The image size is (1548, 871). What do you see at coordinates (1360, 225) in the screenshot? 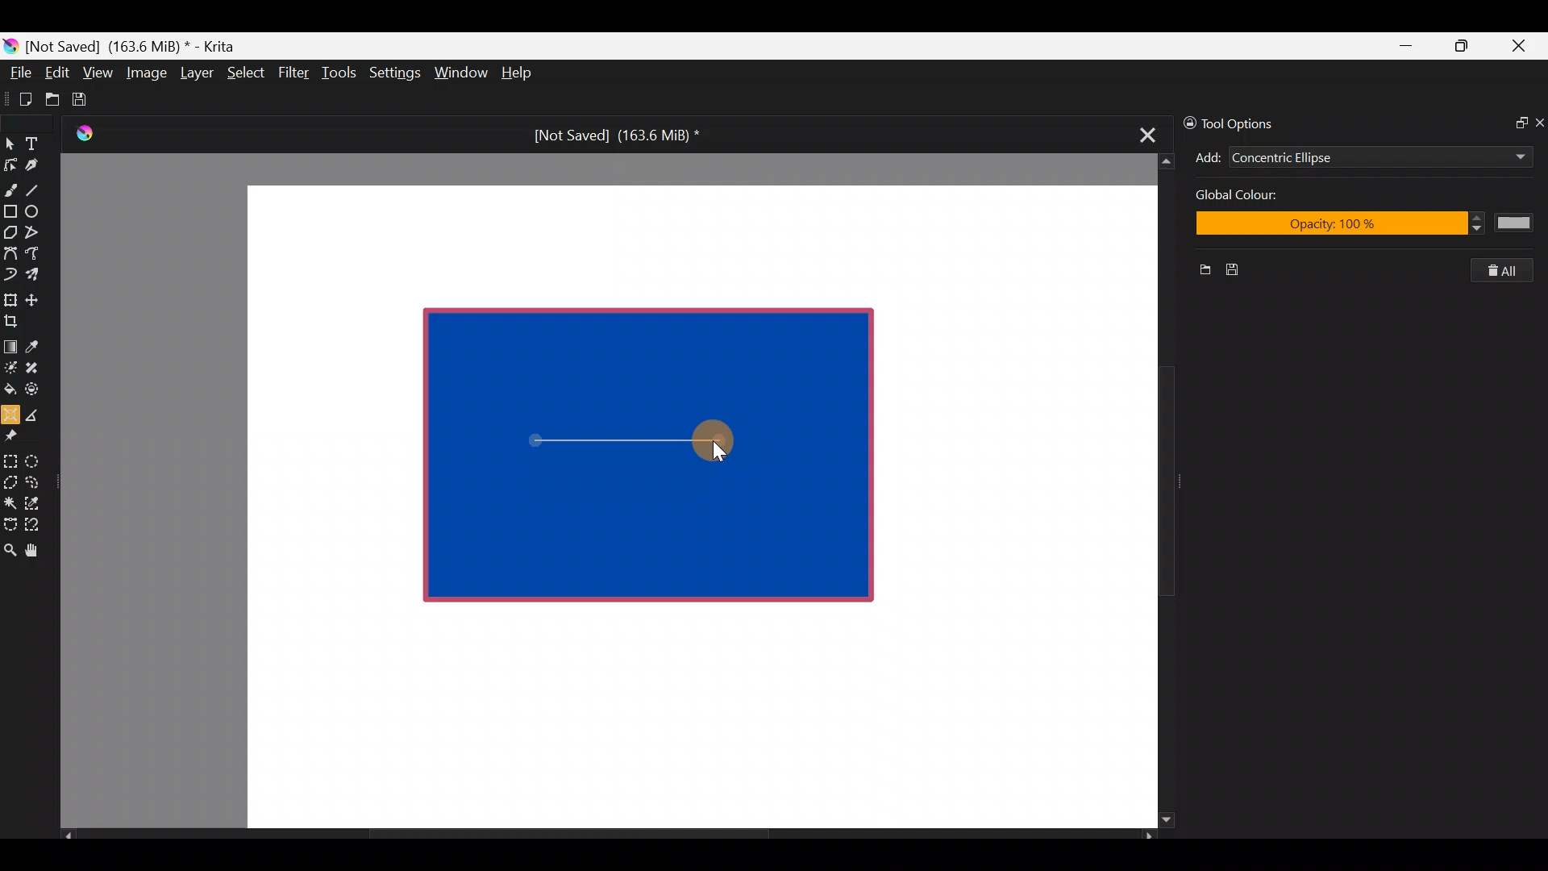
I see `Opacity:100%` at bounding box center [1360, 225].